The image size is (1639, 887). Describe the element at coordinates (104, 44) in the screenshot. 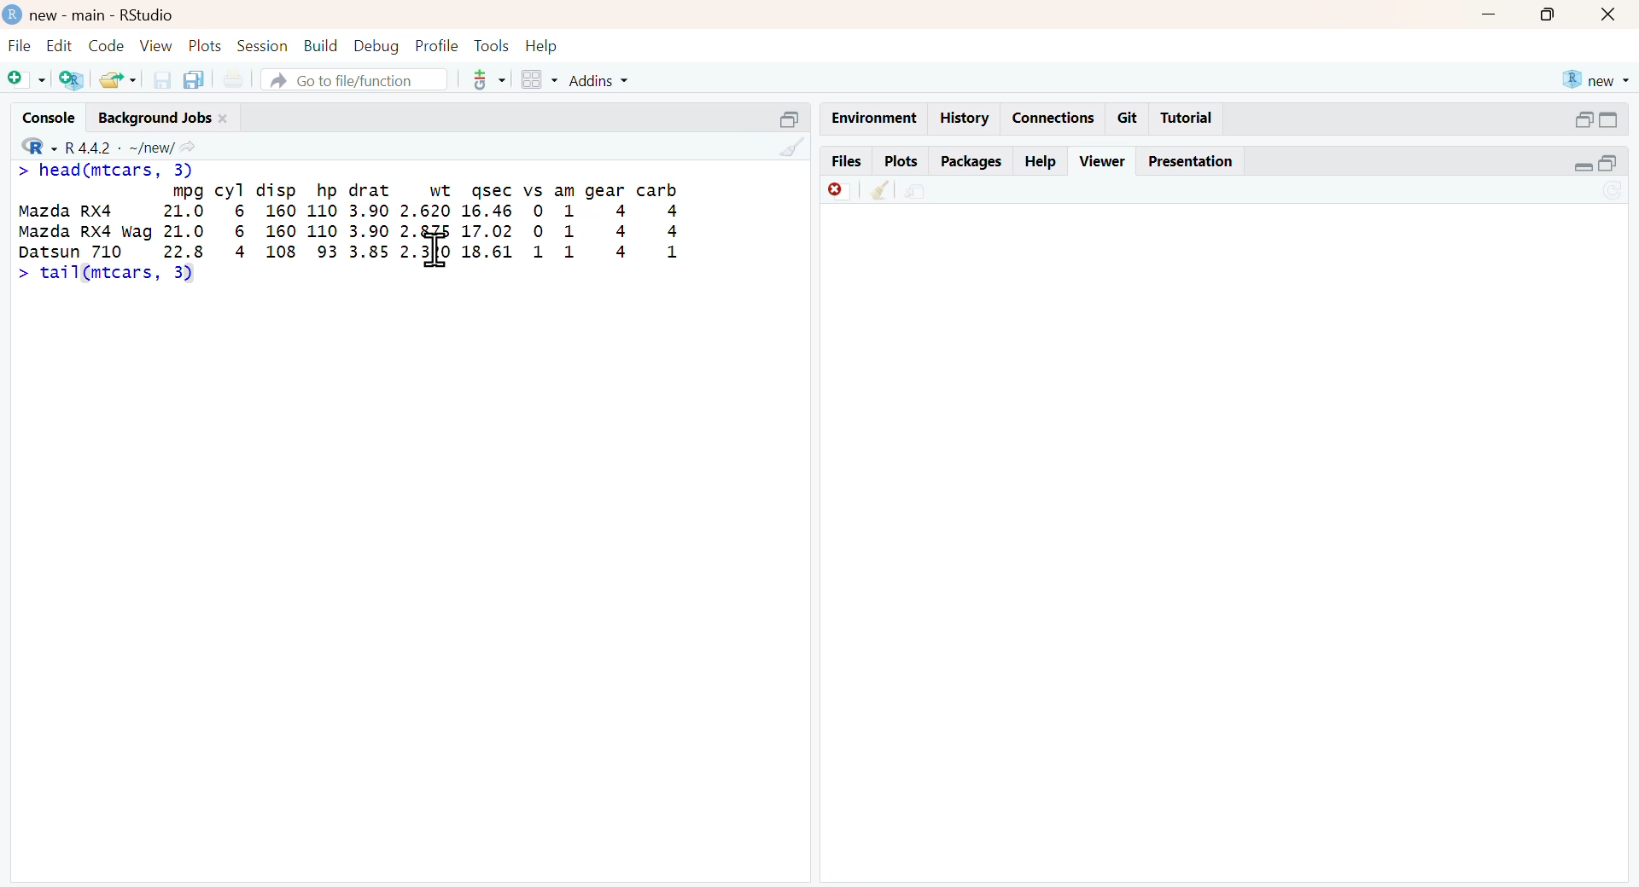

I see `Code` at that location.